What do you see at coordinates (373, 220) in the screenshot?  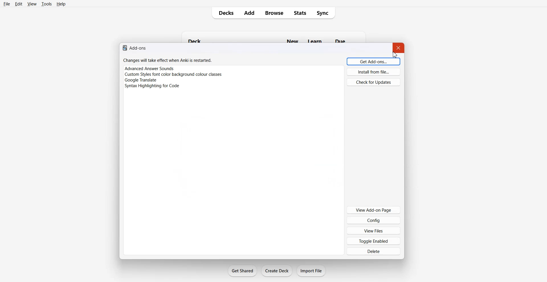 I see `Config` at bounding box center [373, 220].